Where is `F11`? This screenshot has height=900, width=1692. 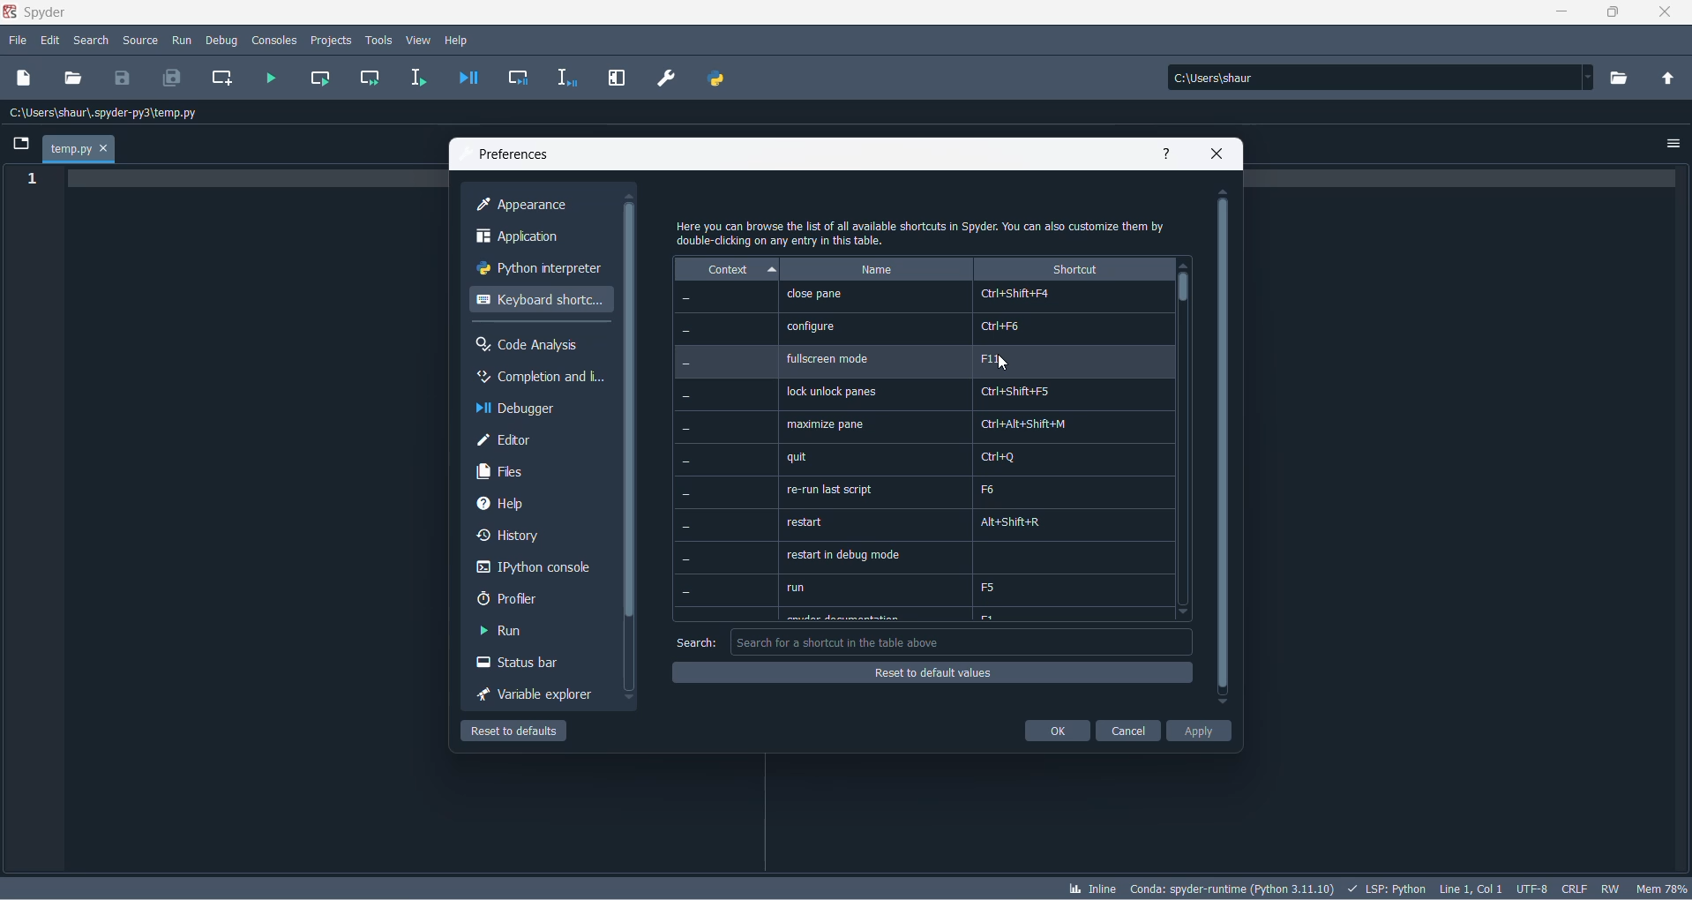 F11 is located at coordinates (988, 357).